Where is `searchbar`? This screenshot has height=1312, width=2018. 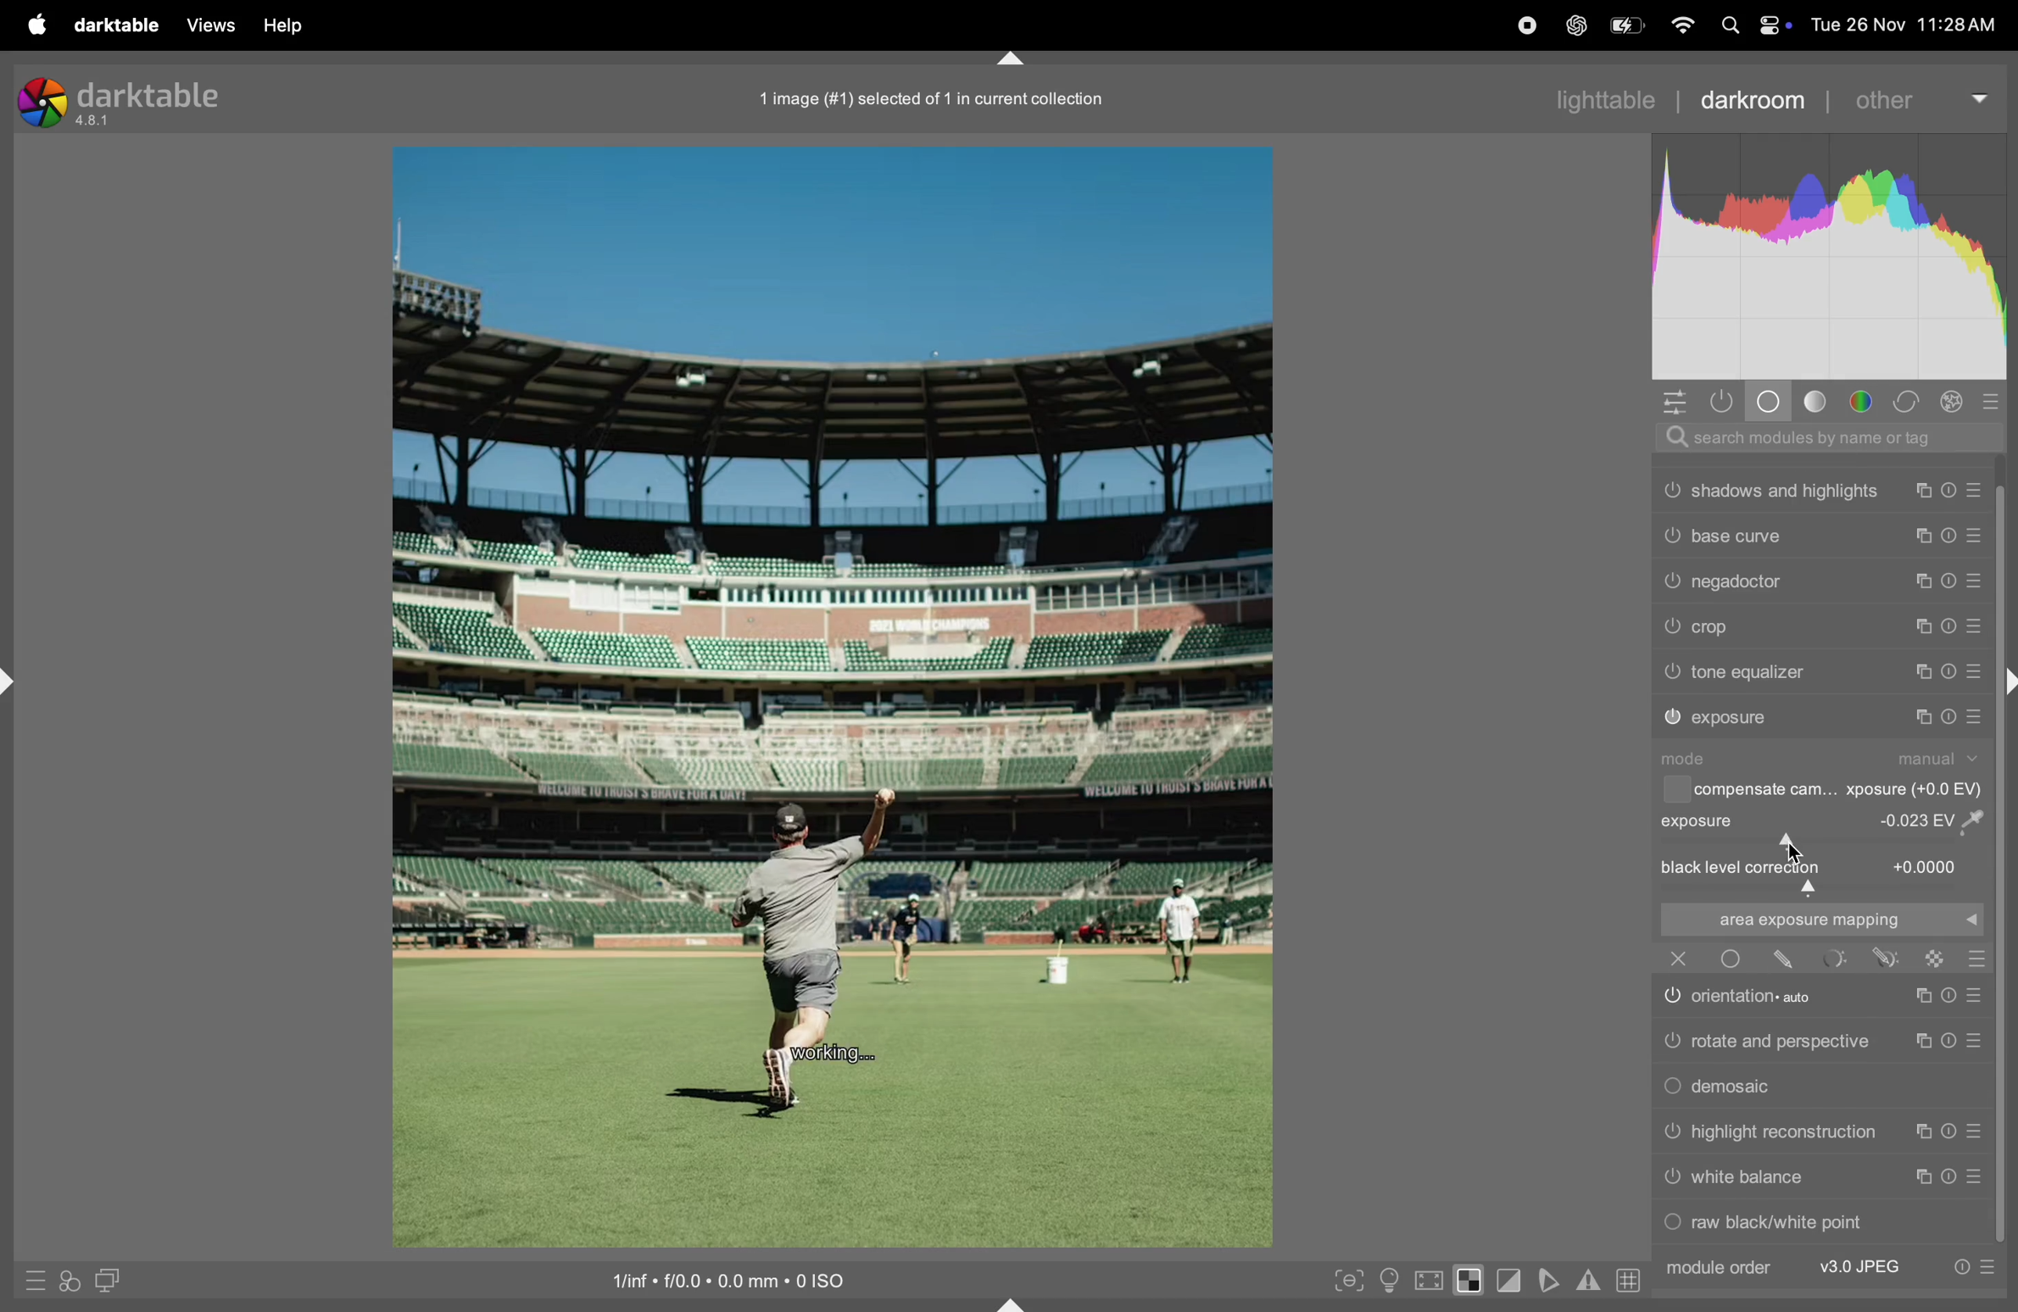
searchbar is located at coordinates (1820, 437).